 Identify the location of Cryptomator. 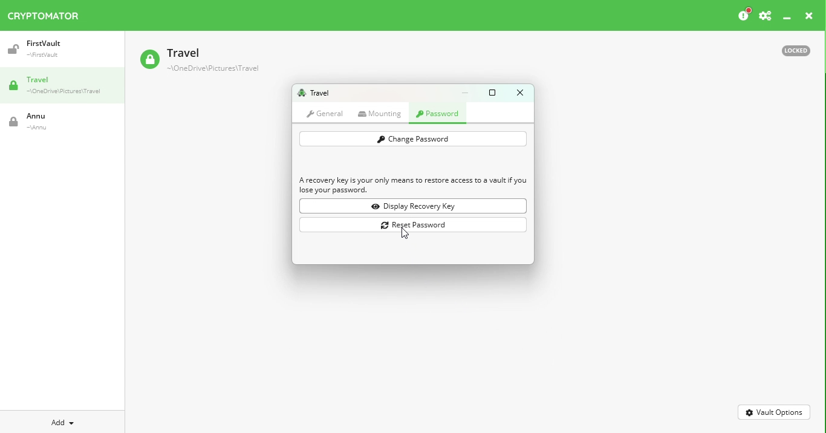
(44, 13).